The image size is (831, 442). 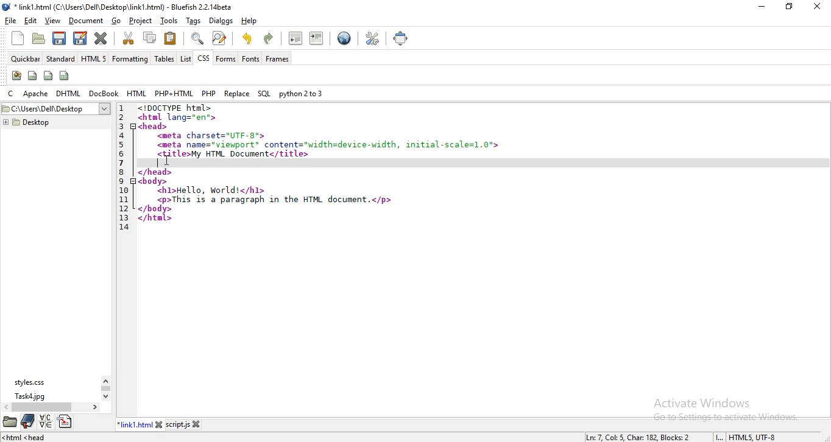 I want to click on create stylesheet, so click(x=16, y=75).